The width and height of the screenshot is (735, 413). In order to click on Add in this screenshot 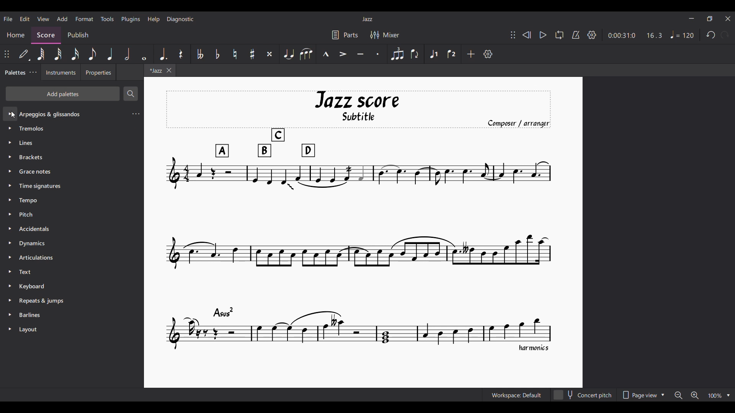, I will do `click(471, 54)`.